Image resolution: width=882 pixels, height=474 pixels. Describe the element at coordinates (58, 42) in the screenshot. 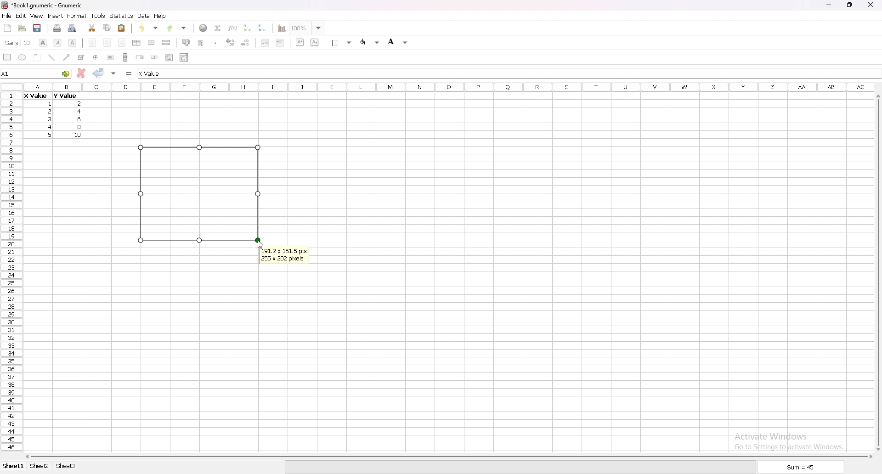

I see `italic` at that location.